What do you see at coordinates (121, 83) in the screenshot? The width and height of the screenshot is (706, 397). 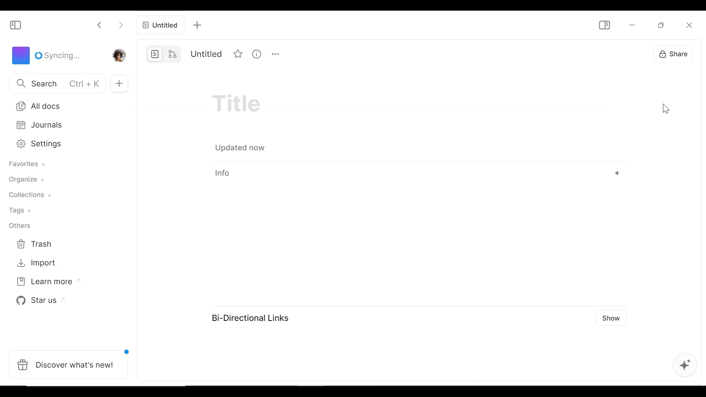 I see `Add New ` at bounding box center [121, 83].